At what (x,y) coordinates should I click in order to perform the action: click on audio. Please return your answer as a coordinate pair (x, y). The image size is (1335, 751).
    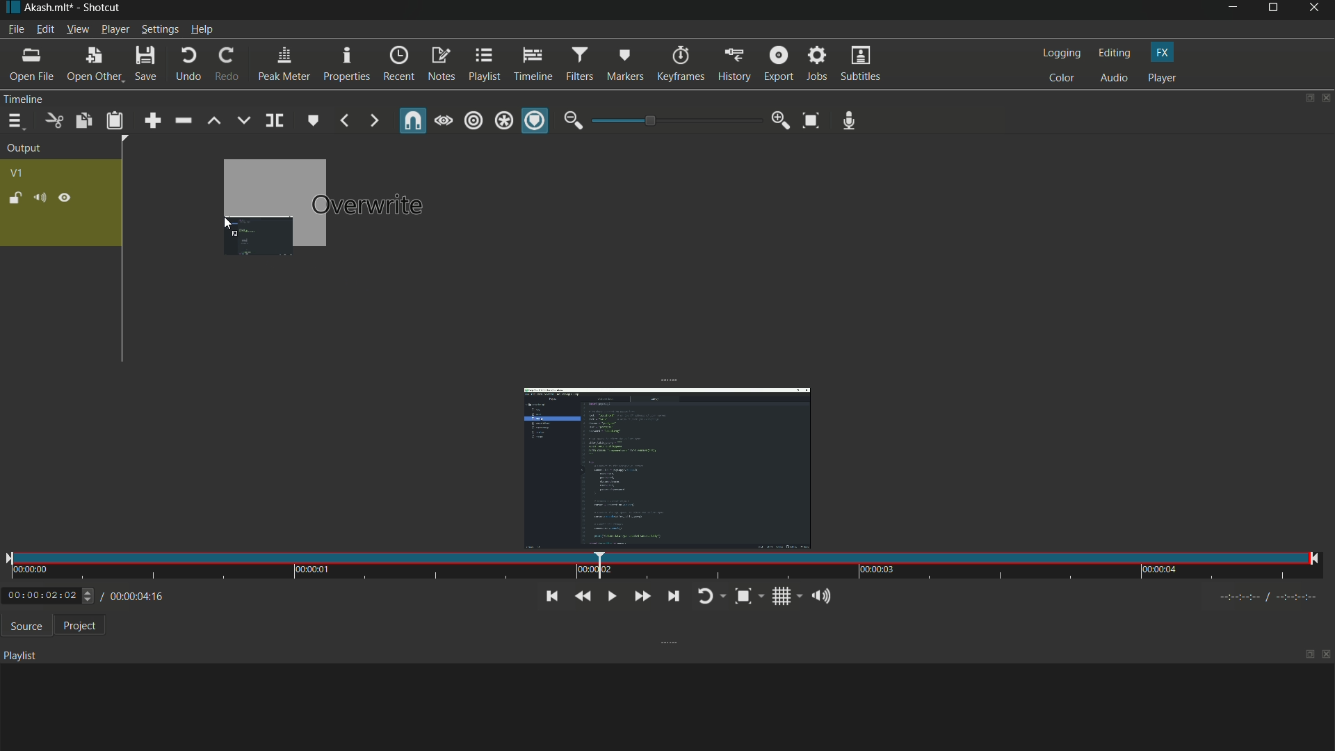
    Looking at the image, I should click on (1115, 79).